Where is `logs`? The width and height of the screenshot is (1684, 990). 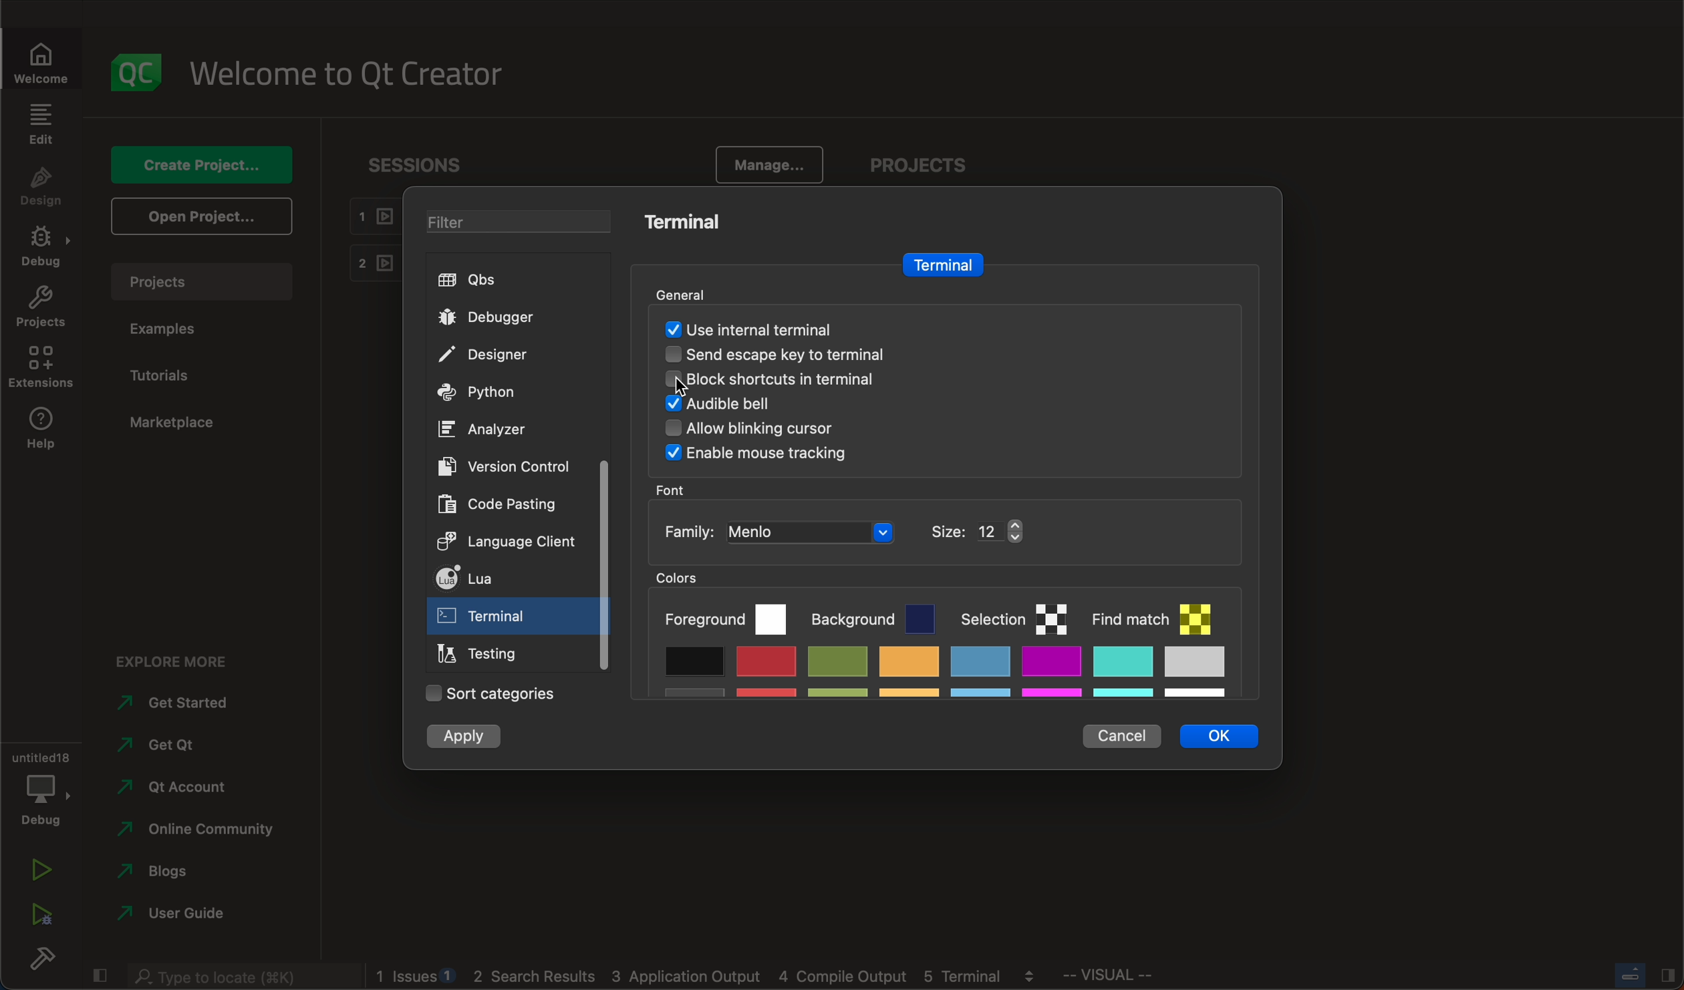 logs is located at coordinates (713, 979).